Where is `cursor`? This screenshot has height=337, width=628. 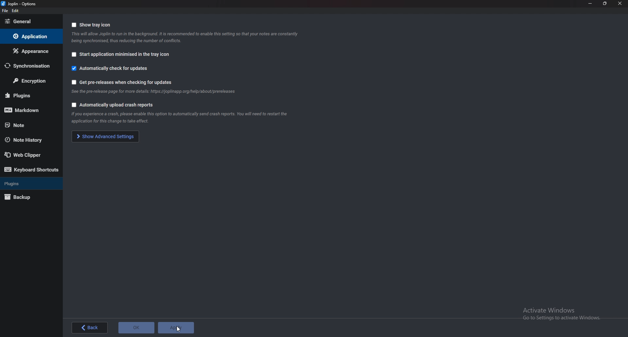
cursor is located at coordinates (180, 329).